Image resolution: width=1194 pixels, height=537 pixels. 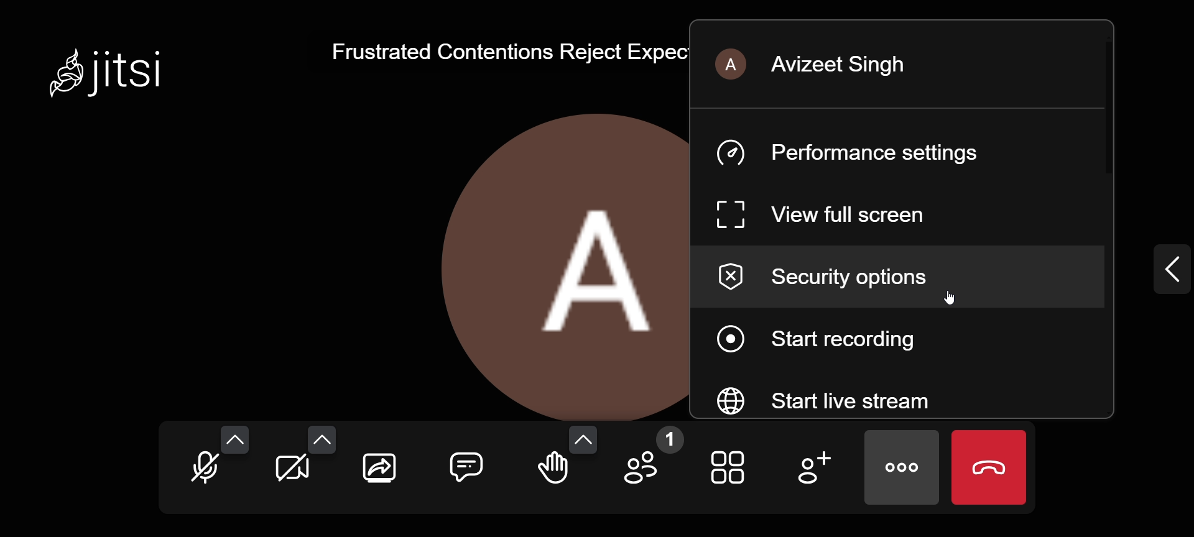 What do you see at coordinates (204, 467) in the screenshot?
I see `unmute mic` at bounding box center [204, 467].